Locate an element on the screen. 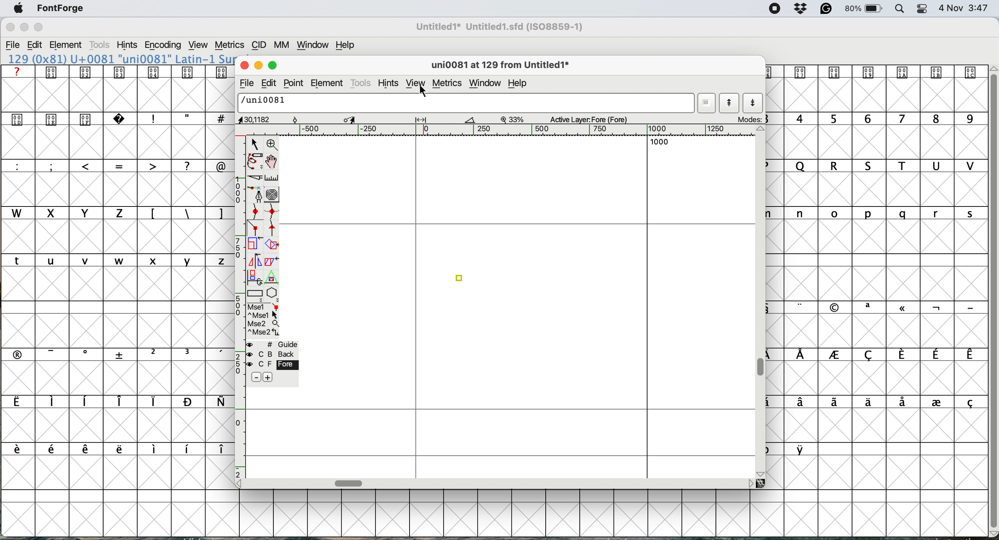 This screenshot has height=540, width=999. Horizontal Scale is located at coordinates (494, 129).